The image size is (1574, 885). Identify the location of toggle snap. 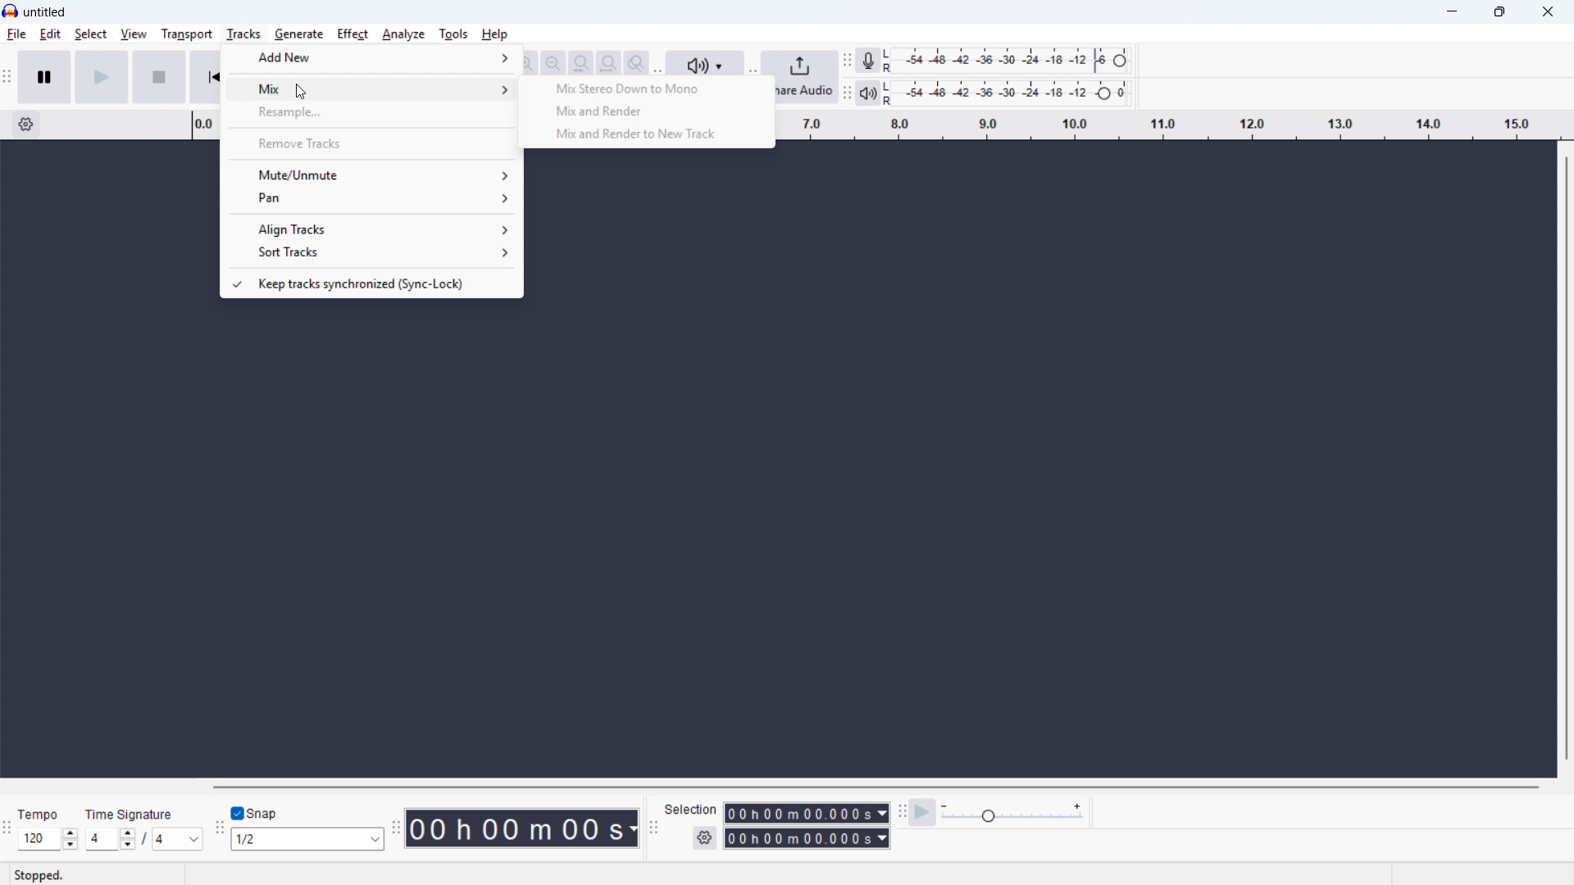
(257, 813).